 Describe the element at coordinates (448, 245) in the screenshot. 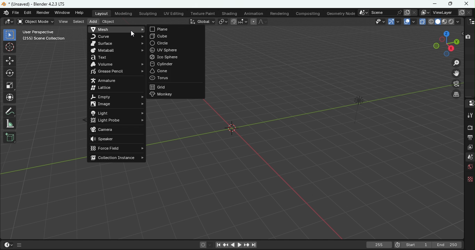

I see `Last frame of playback/rendering range` at that location.